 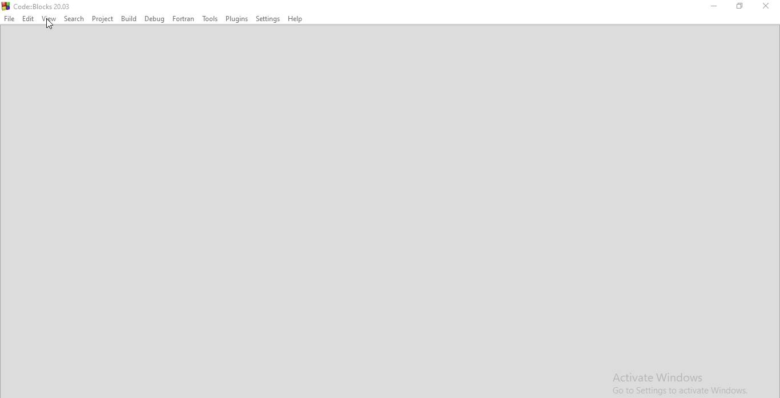 I want to click on File, so click(x=9, y=18).